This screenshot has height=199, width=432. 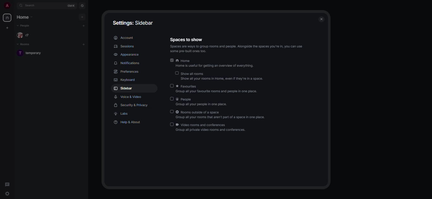 What do you see at coordinates (83, 25) in the screenshot?
I see `add` at bounding box center [83, 25].